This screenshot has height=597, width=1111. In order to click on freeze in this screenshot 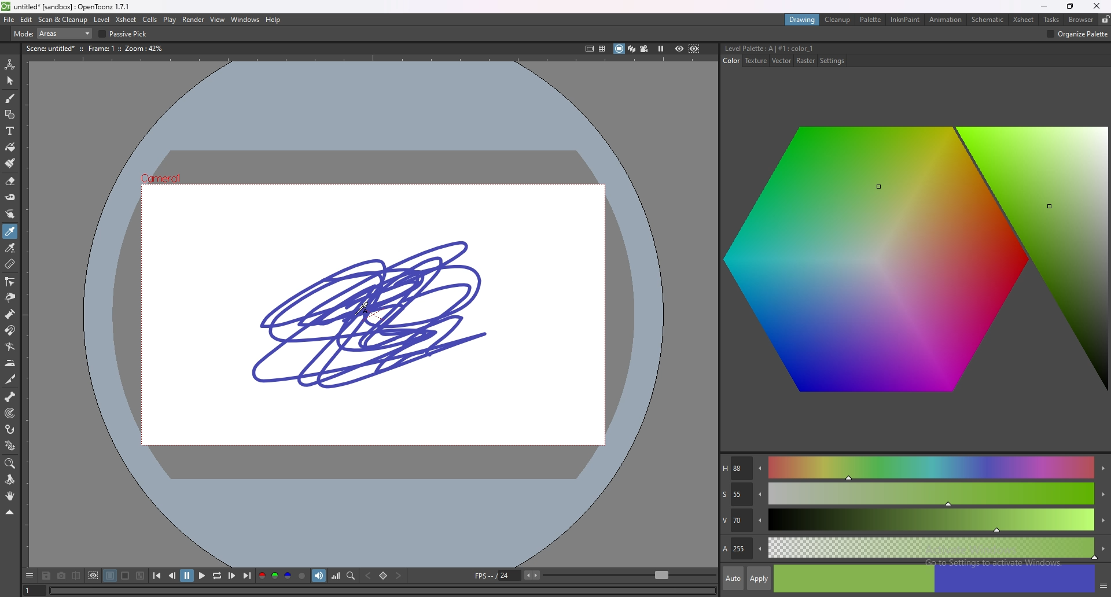, I will do `click(661, 48)`.